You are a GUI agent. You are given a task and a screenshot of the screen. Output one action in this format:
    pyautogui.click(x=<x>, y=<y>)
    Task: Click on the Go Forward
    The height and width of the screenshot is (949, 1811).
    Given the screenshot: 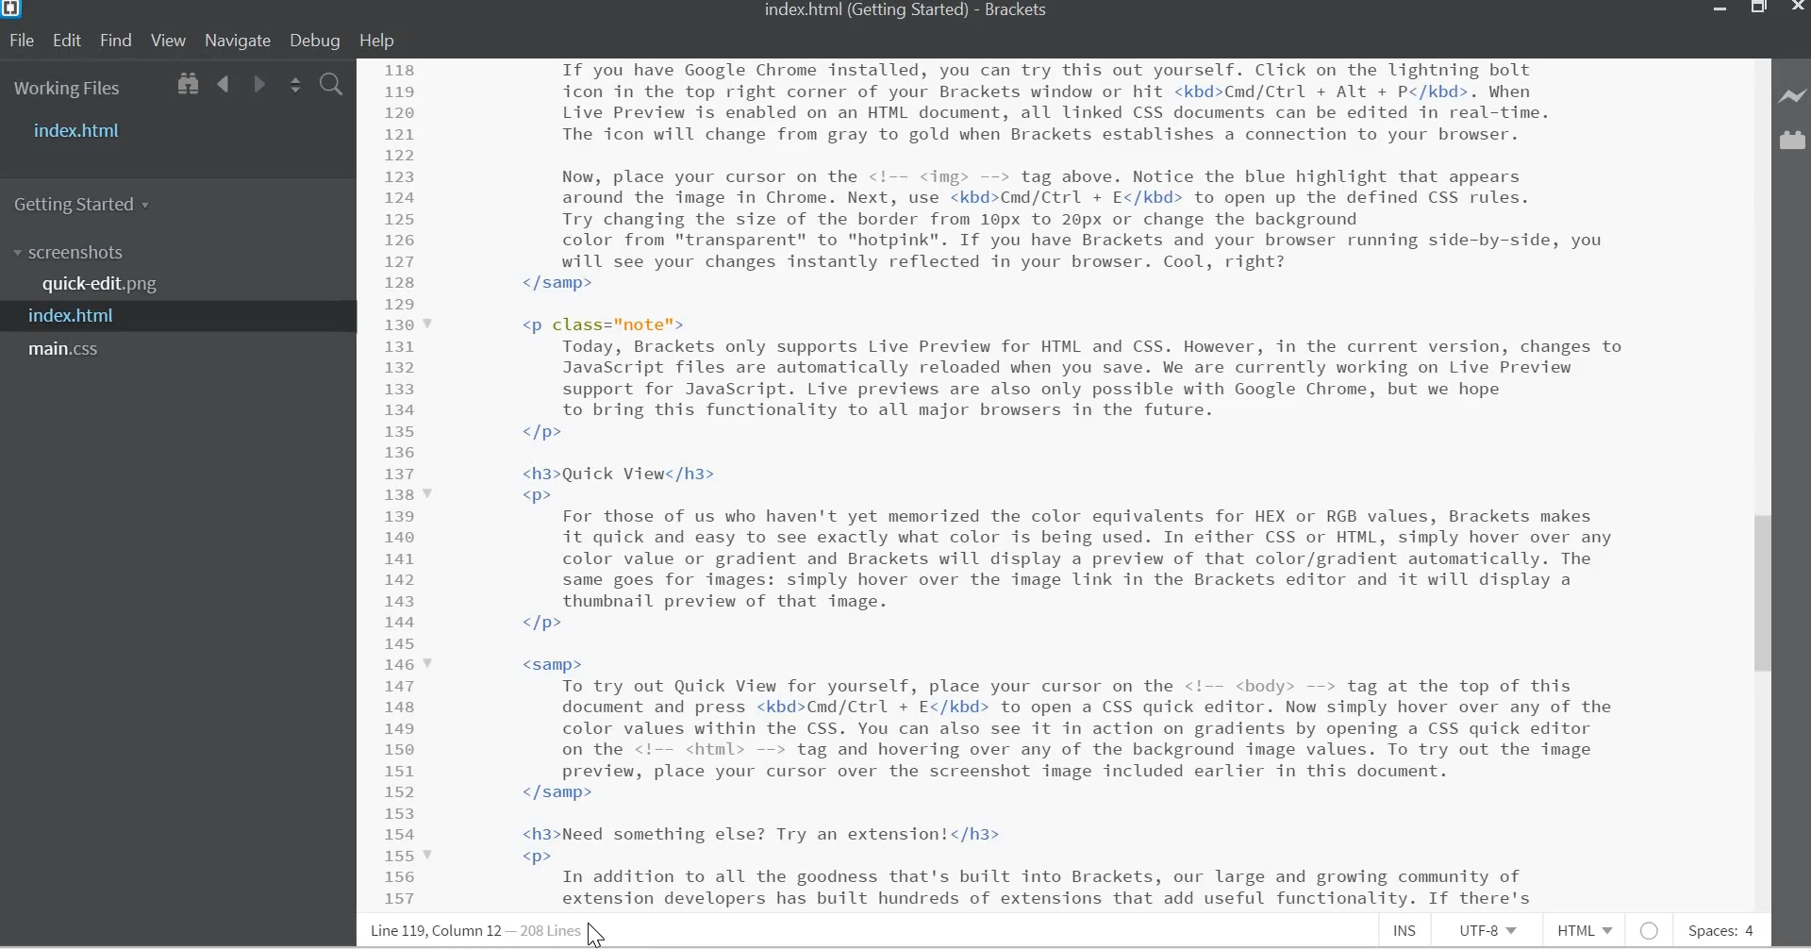 What is the action you would take?
    pyautogui.click(x=258, y=83)
    